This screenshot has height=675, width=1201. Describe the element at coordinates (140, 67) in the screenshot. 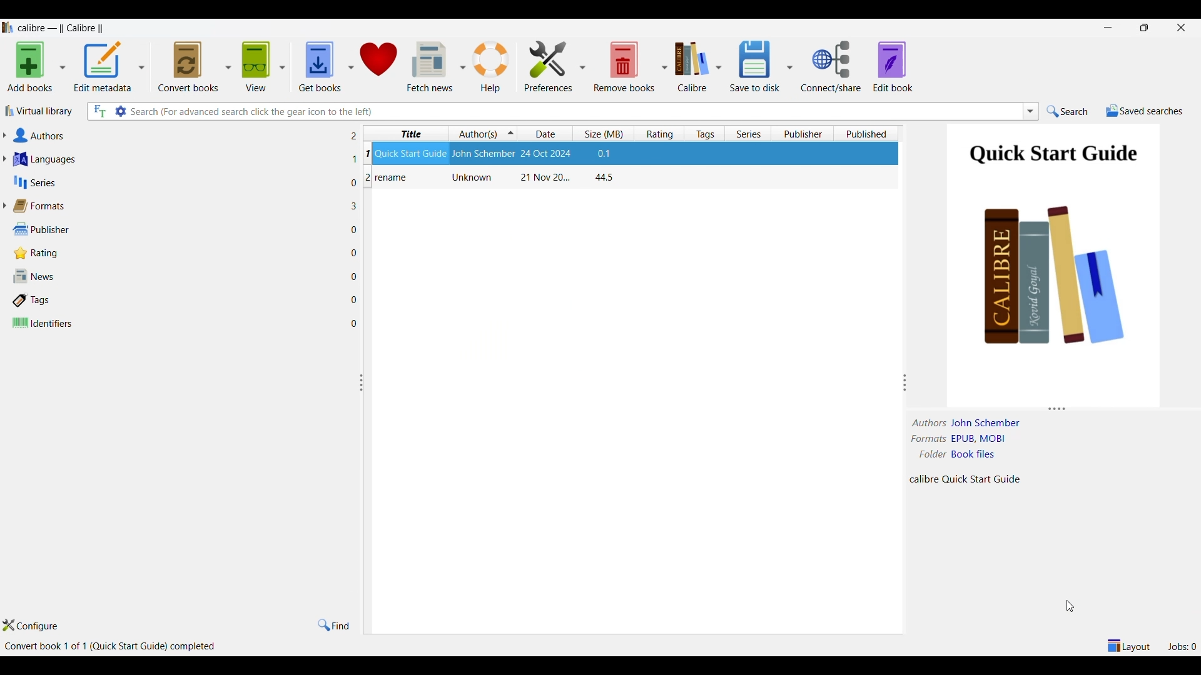

I see `Edit metadata options` at that location.